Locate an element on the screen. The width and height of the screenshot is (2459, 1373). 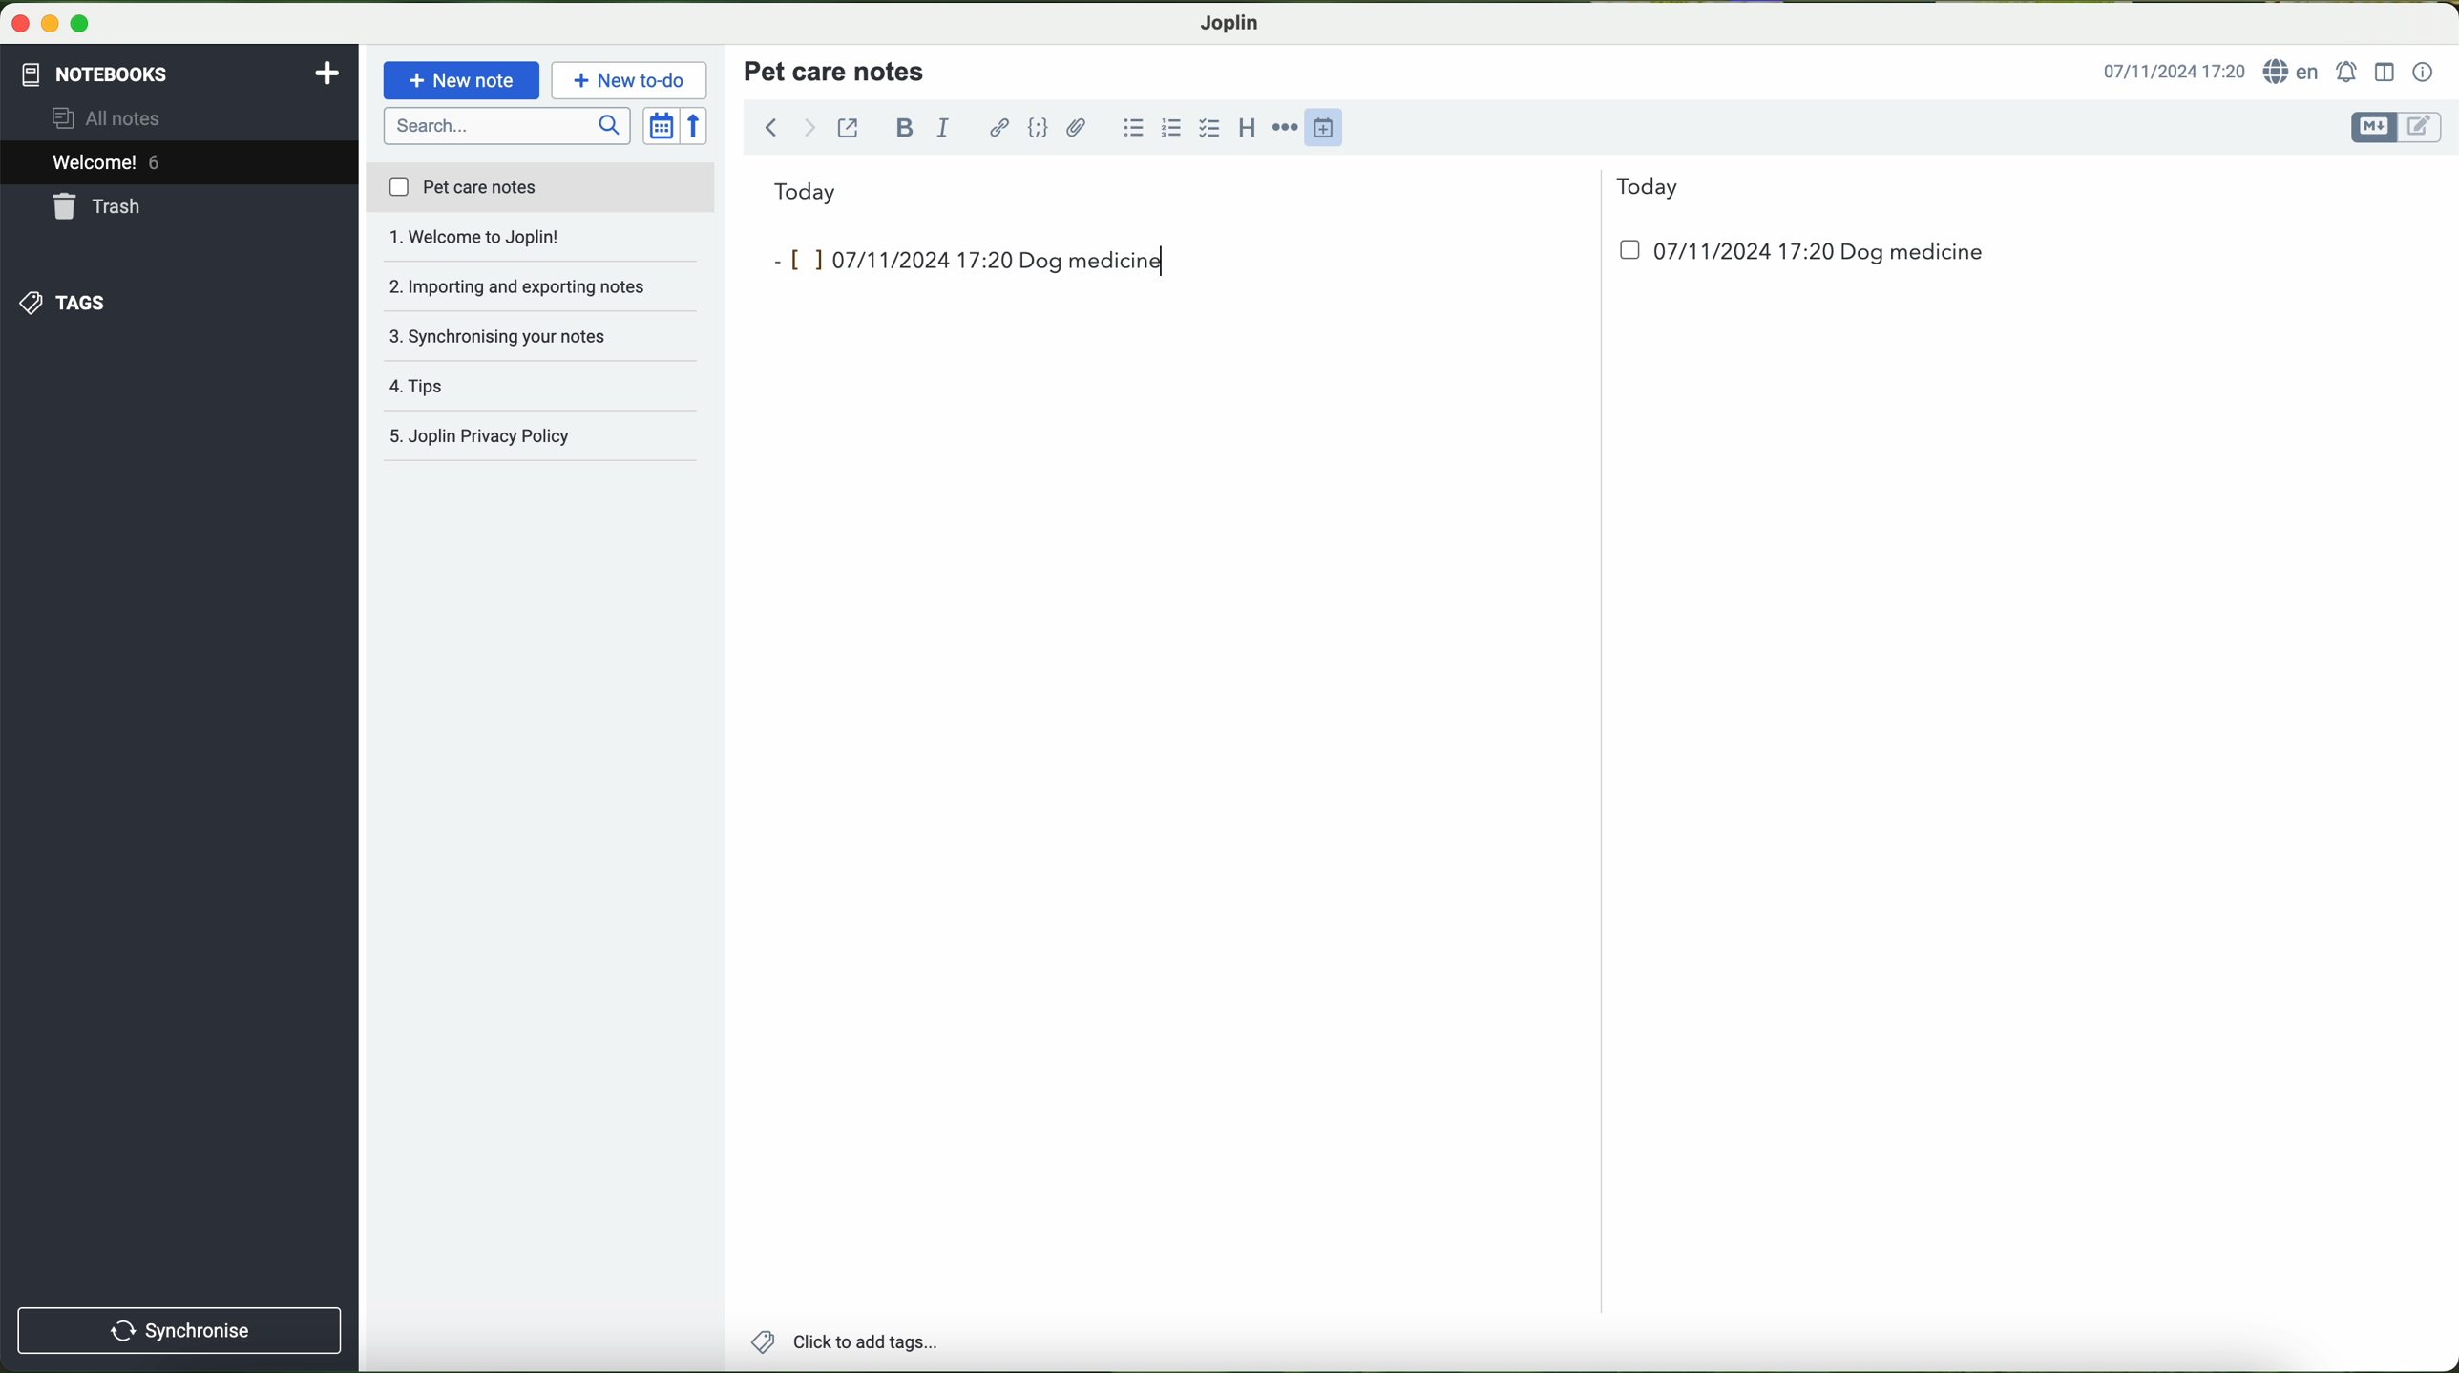
hyperlink is located at coordinates (1001, 130).